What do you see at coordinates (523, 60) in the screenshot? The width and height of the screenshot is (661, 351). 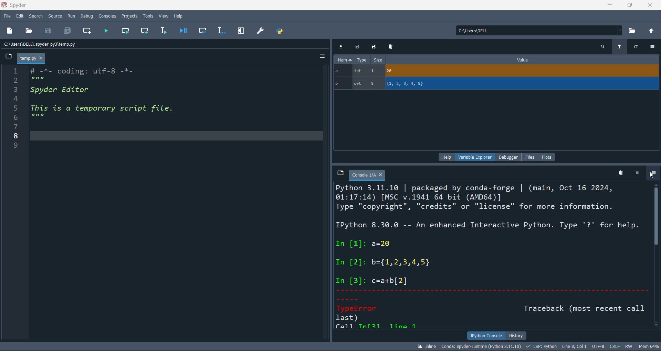 I see `value` at bounding box center [523, 60].